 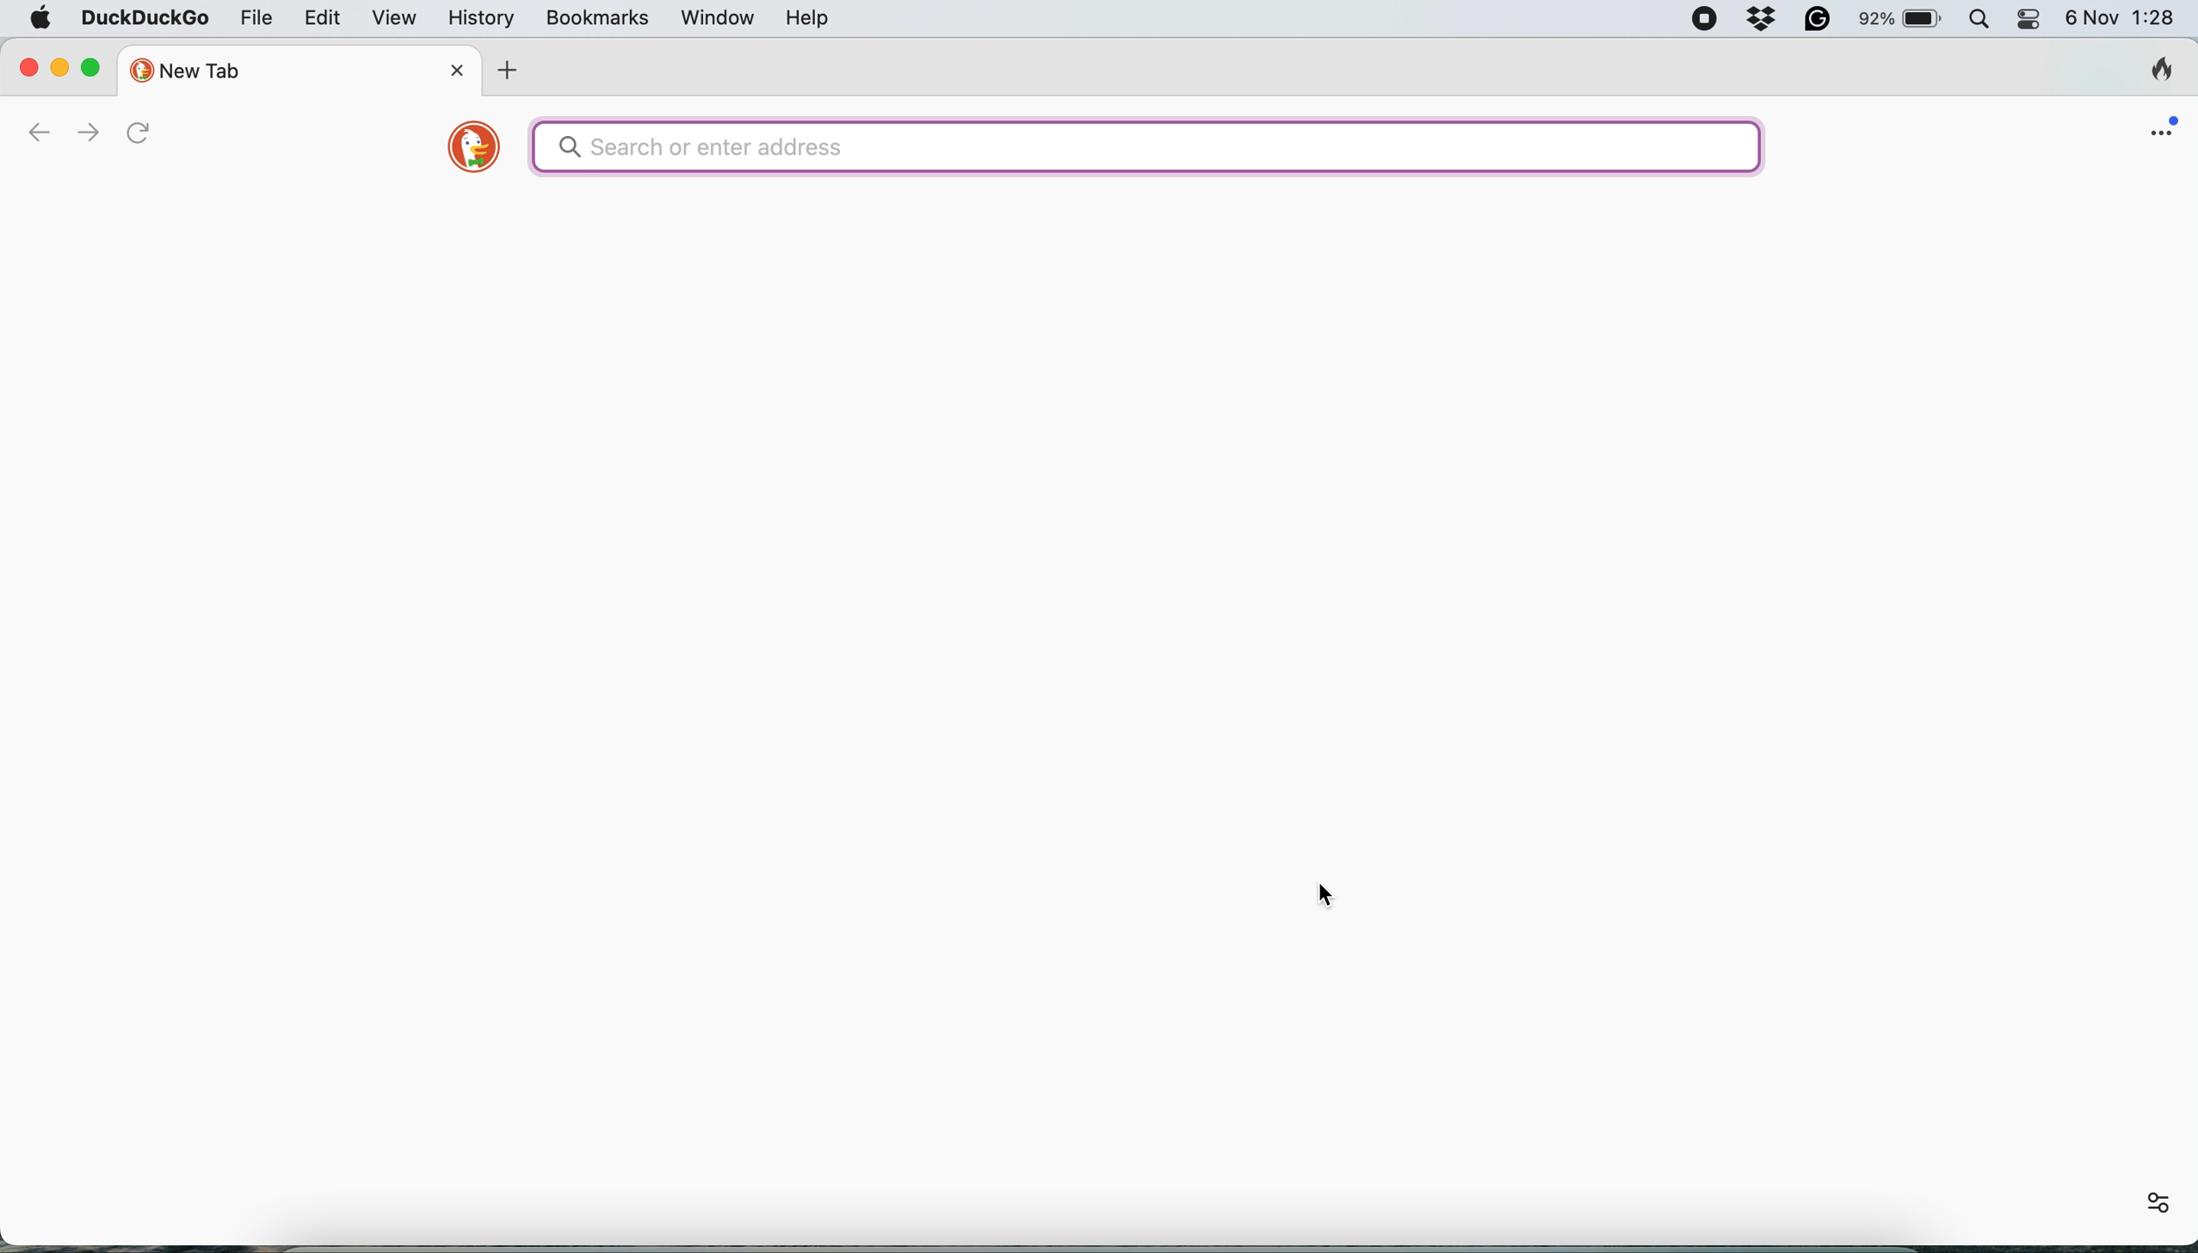 I want to click on screen recorder, so click(x=1701, y=20).